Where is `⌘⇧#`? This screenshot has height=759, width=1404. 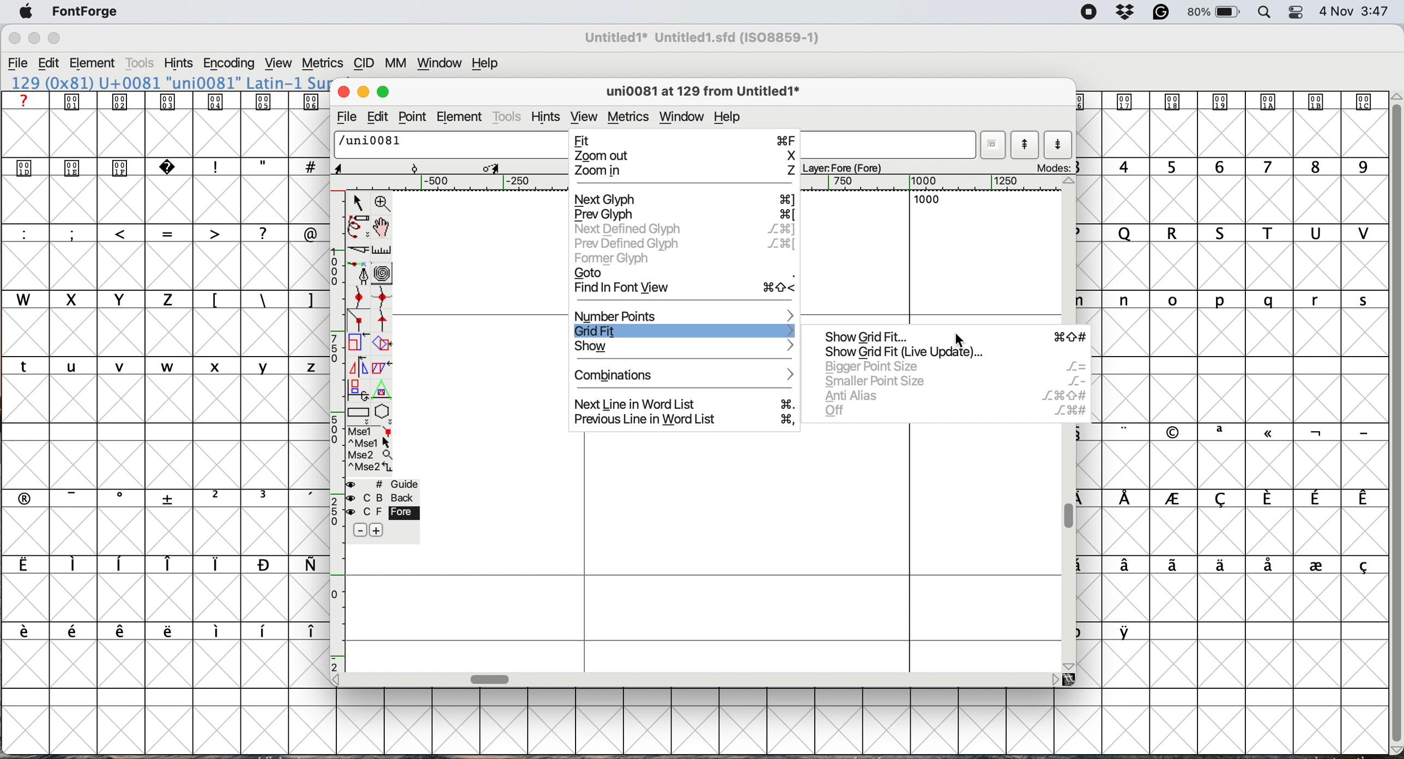 ⌘⇧# is located at coordinates (1072, 337).